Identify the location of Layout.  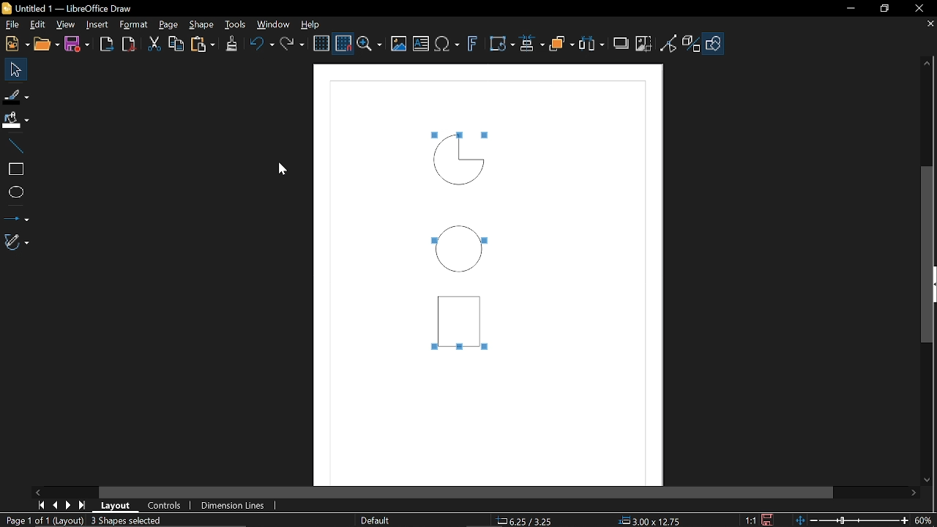
(116, 506).